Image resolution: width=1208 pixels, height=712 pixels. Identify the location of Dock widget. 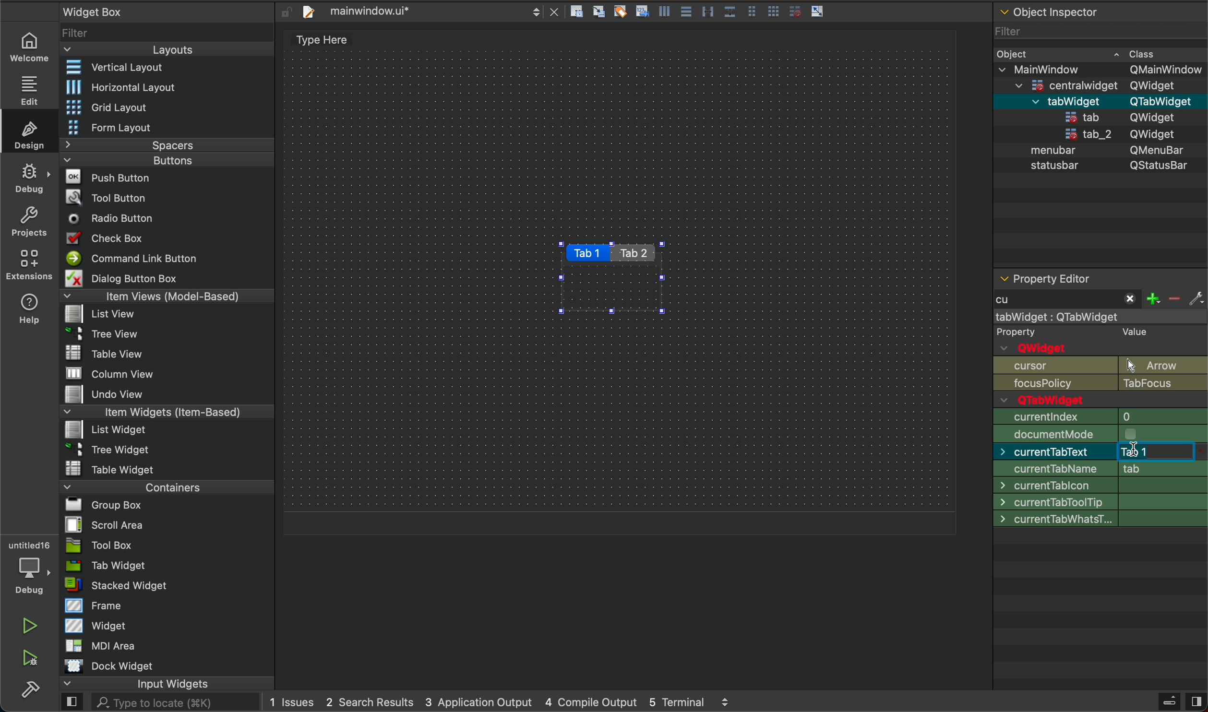
(123, 666).